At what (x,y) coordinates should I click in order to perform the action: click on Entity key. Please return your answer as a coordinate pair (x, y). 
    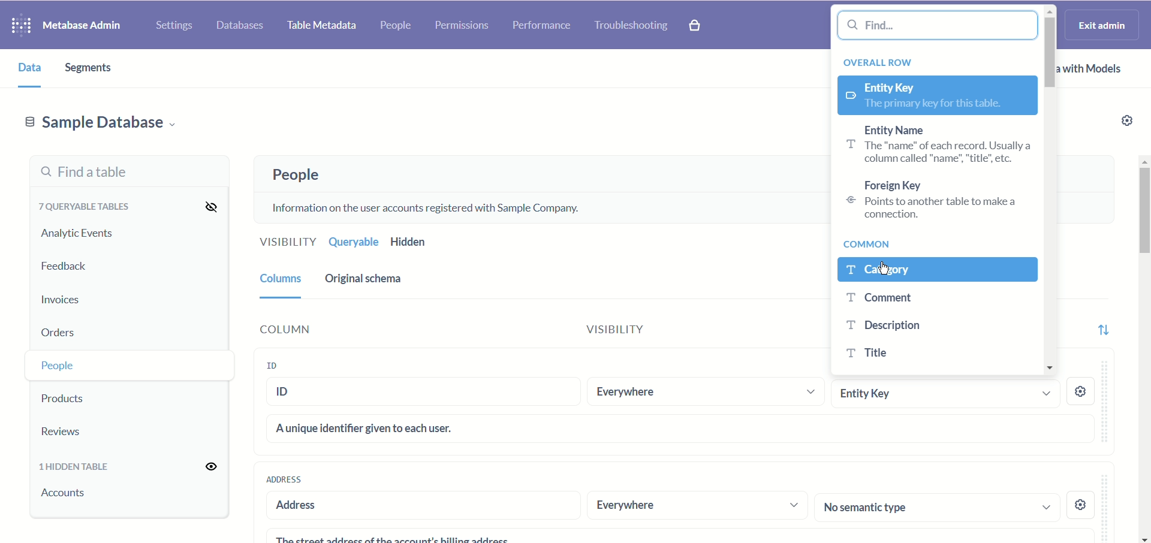
    Looking at the image, I should click on (944, 393).